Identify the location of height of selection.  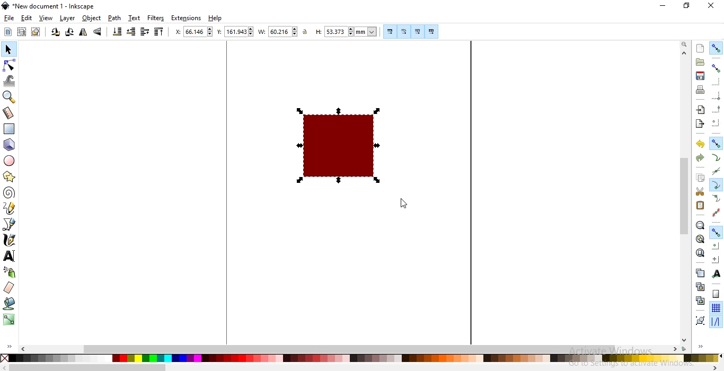
(317, 32).